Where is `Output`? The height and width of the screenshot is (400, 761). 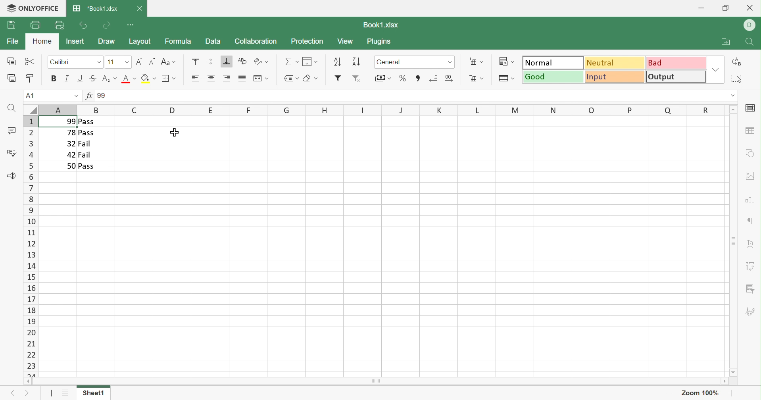 Output is located at coordinates (677, 76).